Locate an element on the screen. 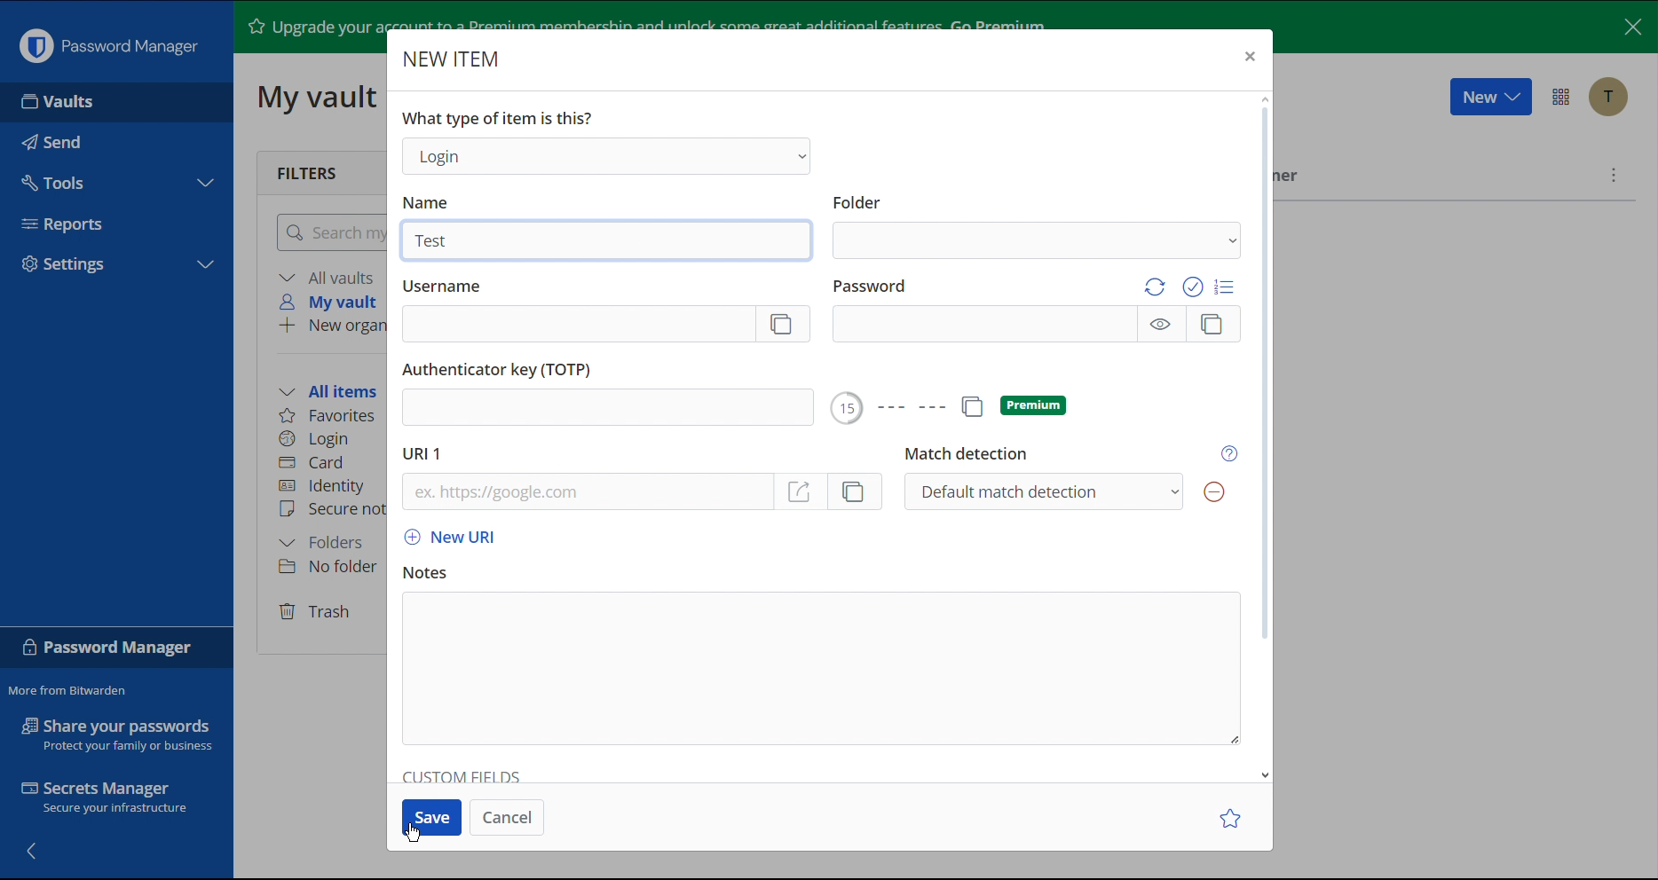  Settings is located at coordinates (111, 265).